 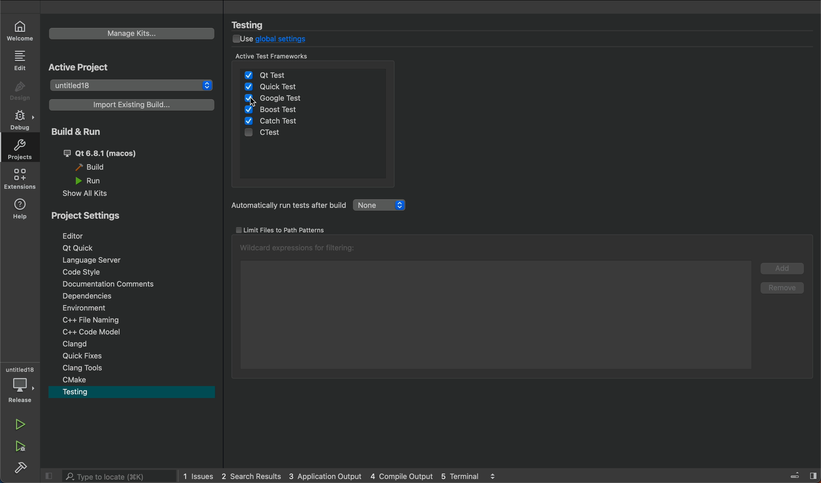 What do you see at coordinates (495, 314) in the screenshot?
I see `wilcard list` at bounding box center [495, 314].